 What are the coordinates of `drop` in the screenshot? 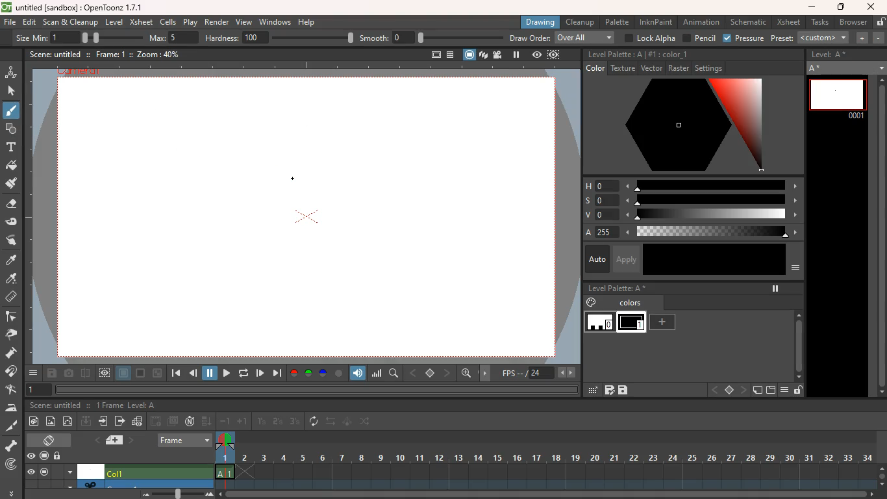 It's located at (12, 279).